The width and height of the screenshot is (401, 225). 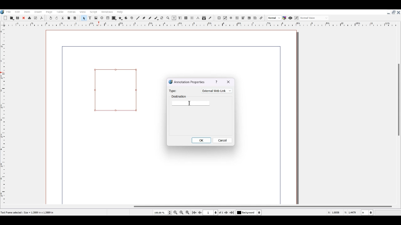 I want to click on UnLink text Frame, so click(x=192, y=18).